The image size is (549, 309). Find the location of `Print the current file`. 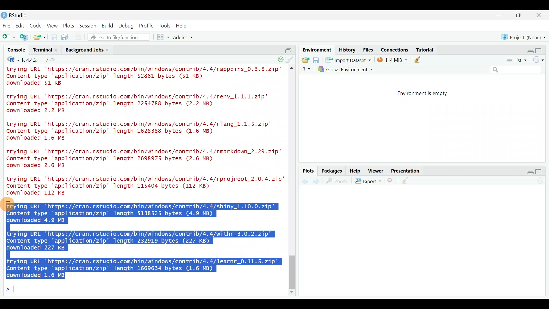

Print the current file is located at coordinates (79, 37).